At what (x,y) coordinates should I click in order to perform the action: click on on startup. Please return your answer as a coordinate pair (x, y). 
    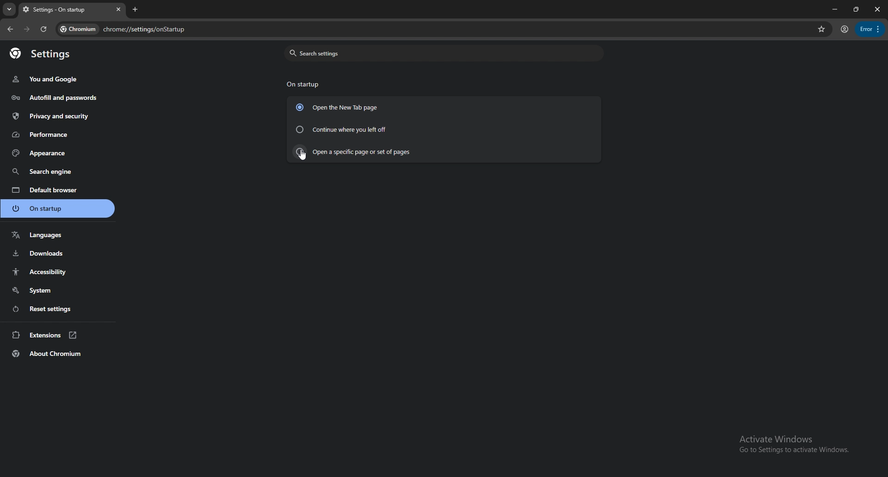
    Looking at the image, I should click on (303, 83).